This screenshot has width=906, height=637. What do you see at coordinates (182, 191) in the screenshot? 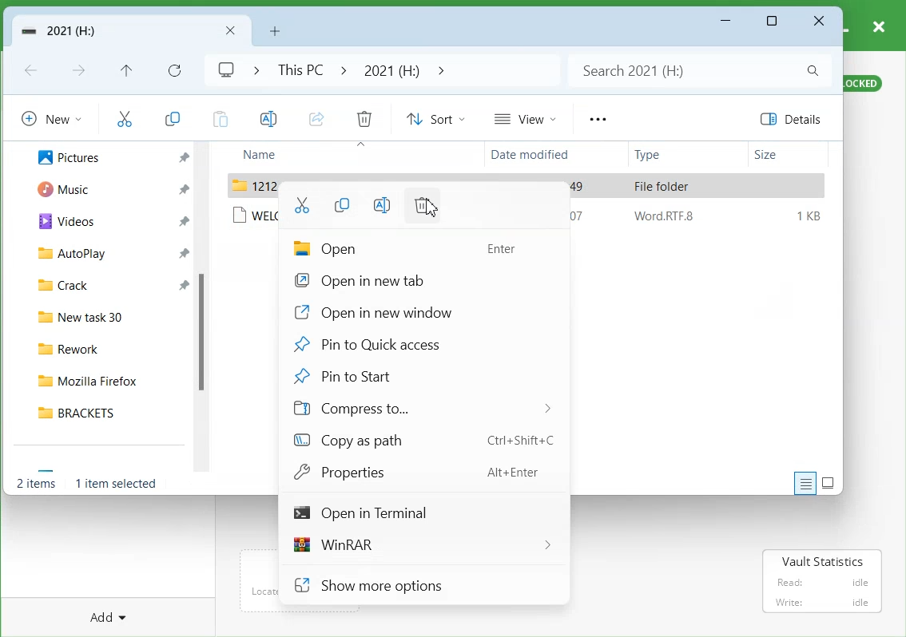
I see `Pin a file` at bounding box center [182, 191].